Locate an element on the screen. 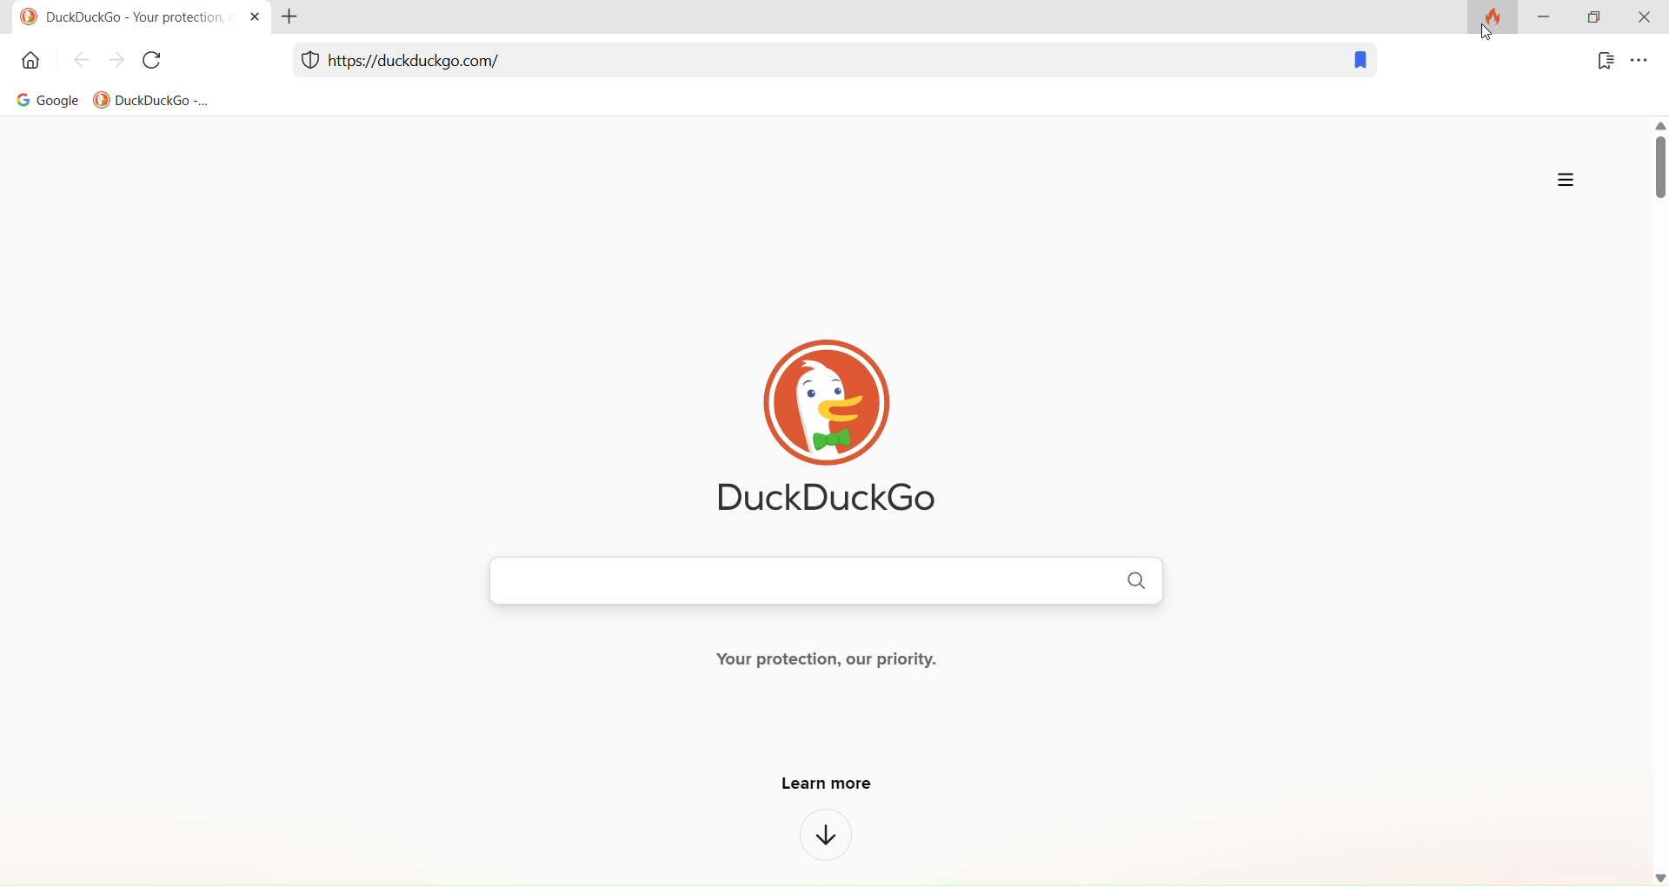  bookmark menu is located at coordinates (1599, 64).